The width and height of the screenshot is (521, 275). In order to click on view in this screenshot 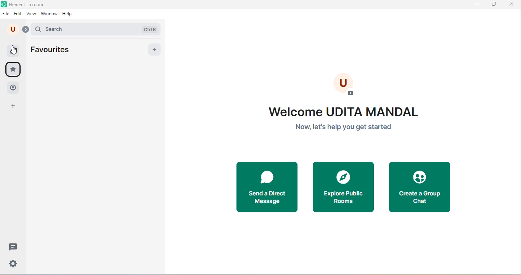, I will do `click(31, 15)`.